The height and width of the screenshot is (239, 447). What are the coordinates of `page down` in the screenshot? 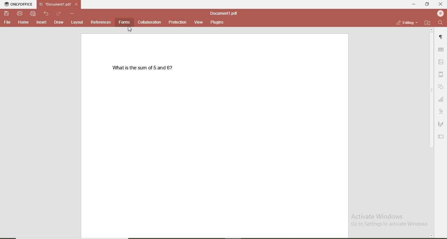 It's located at (431, 235).